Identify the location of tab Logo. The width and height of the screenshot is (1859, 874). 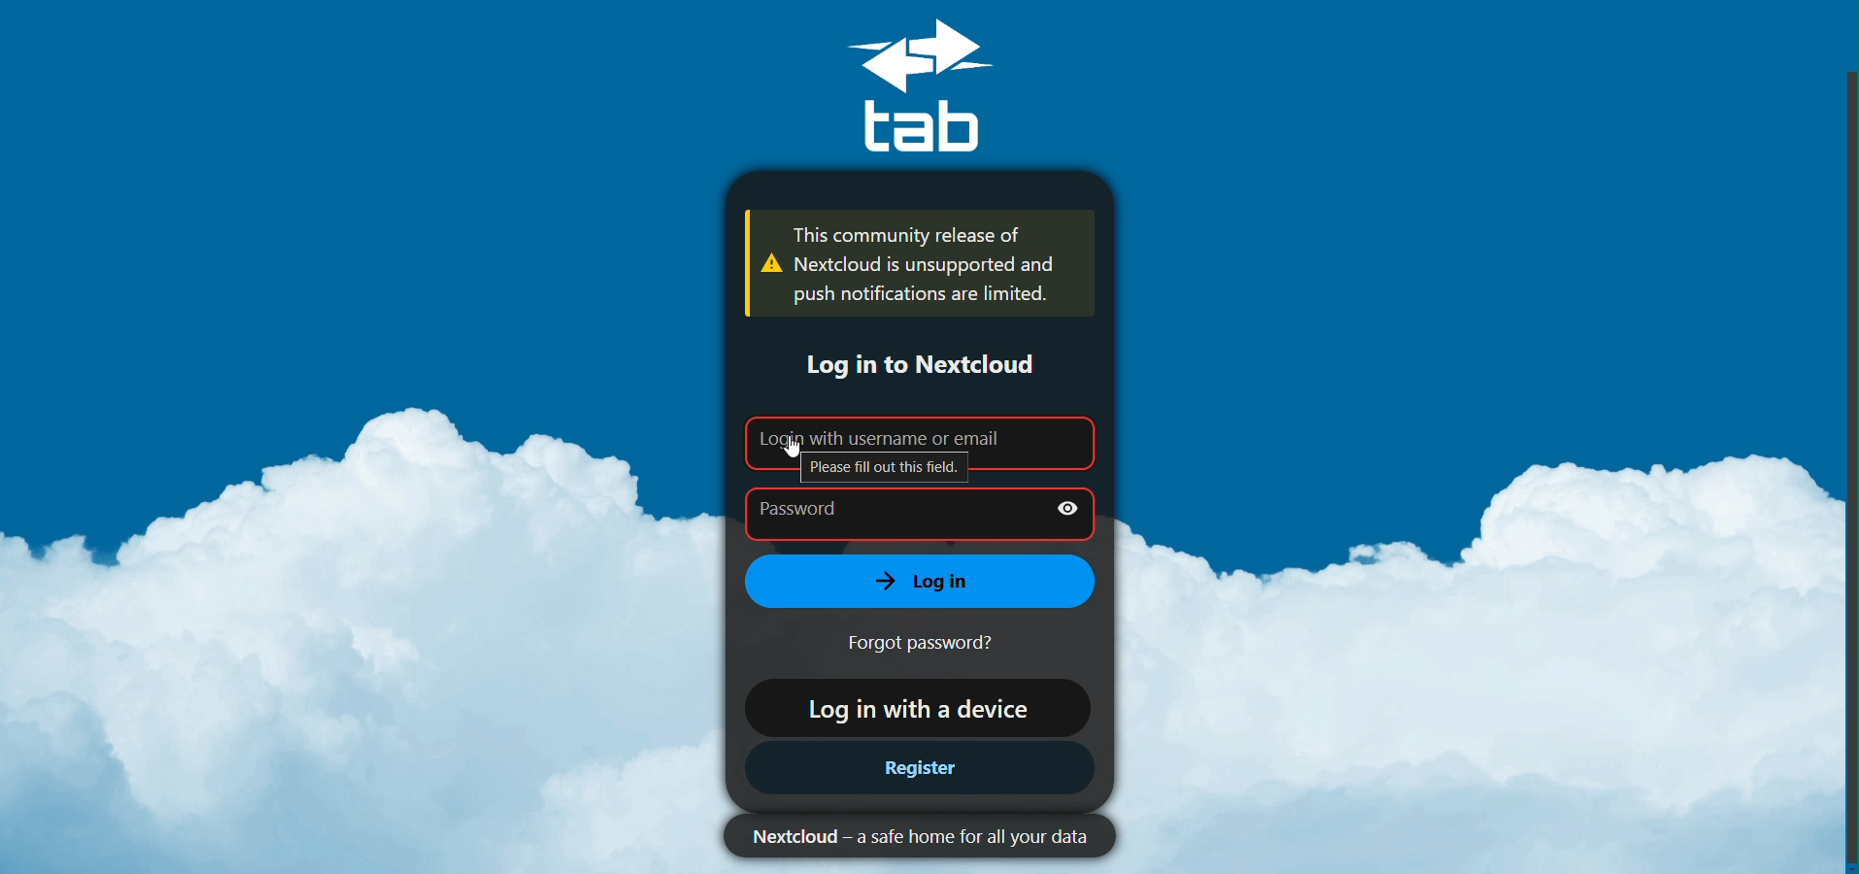
(943, 86).